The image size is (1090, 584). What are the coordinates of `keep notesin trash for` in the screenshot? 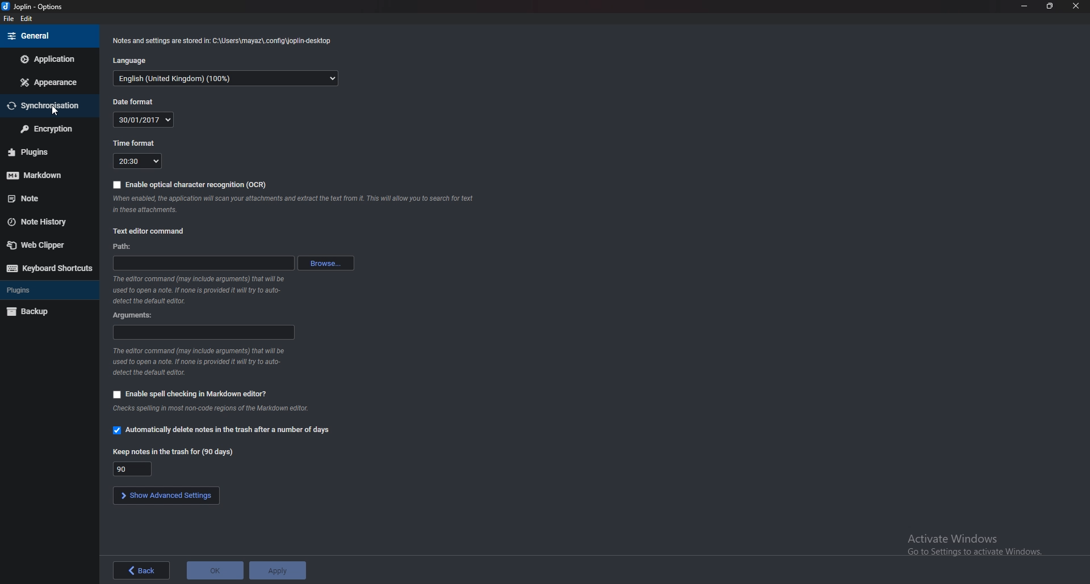 It's located at (174, 451).